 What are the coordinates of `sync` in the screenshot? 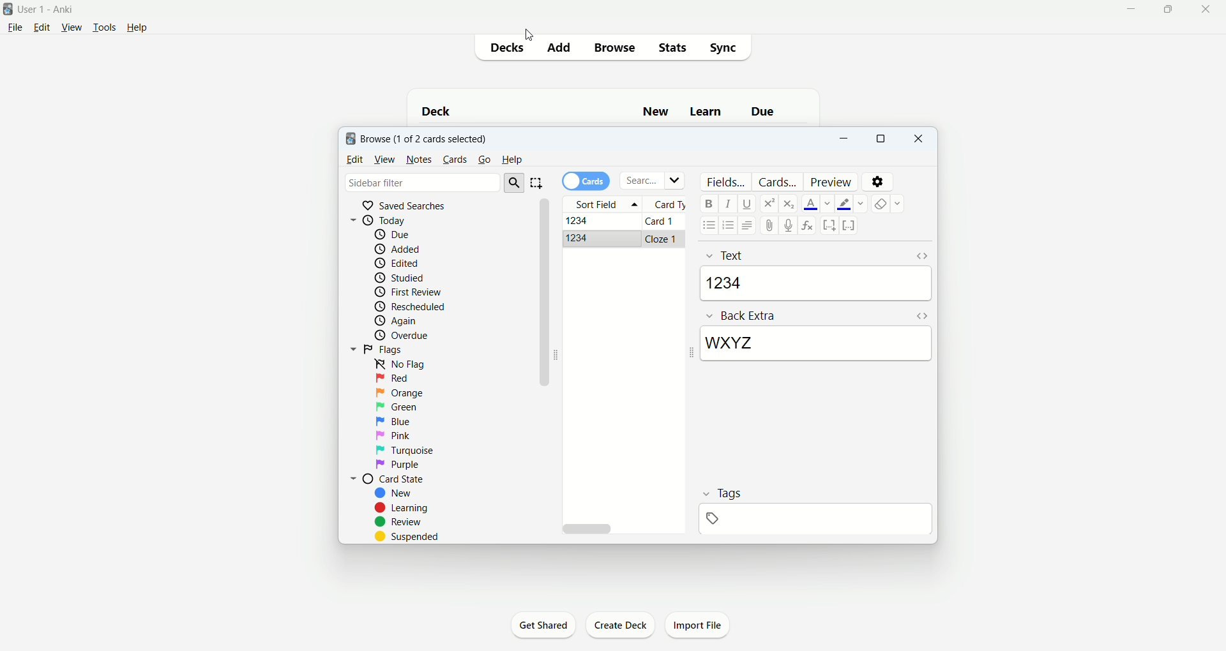 It's located at (725, 49).